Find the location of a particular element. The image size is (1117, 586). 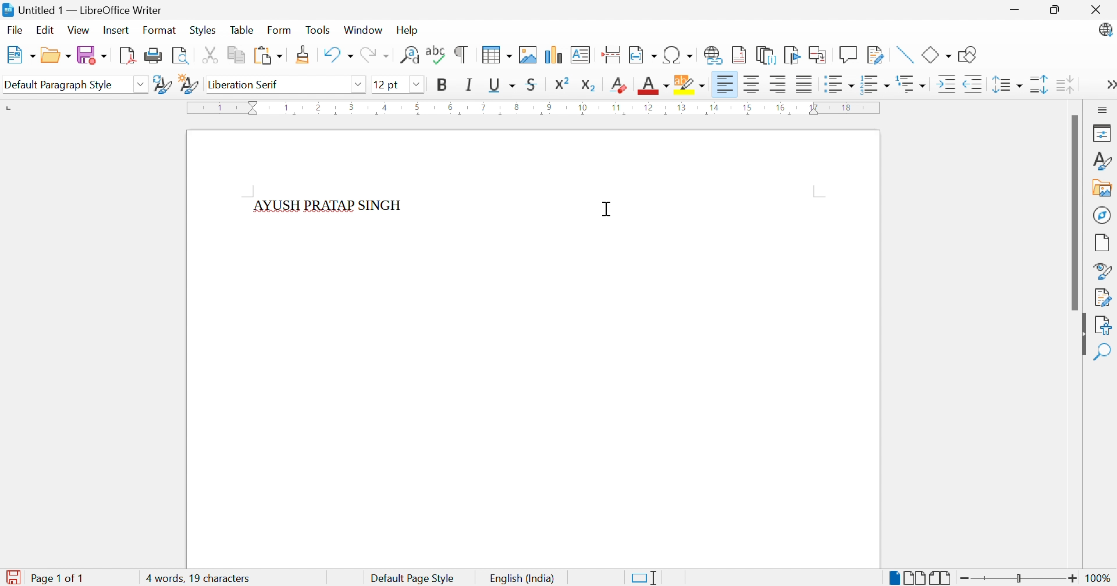

Ruler is located at coordinates (536, 109).